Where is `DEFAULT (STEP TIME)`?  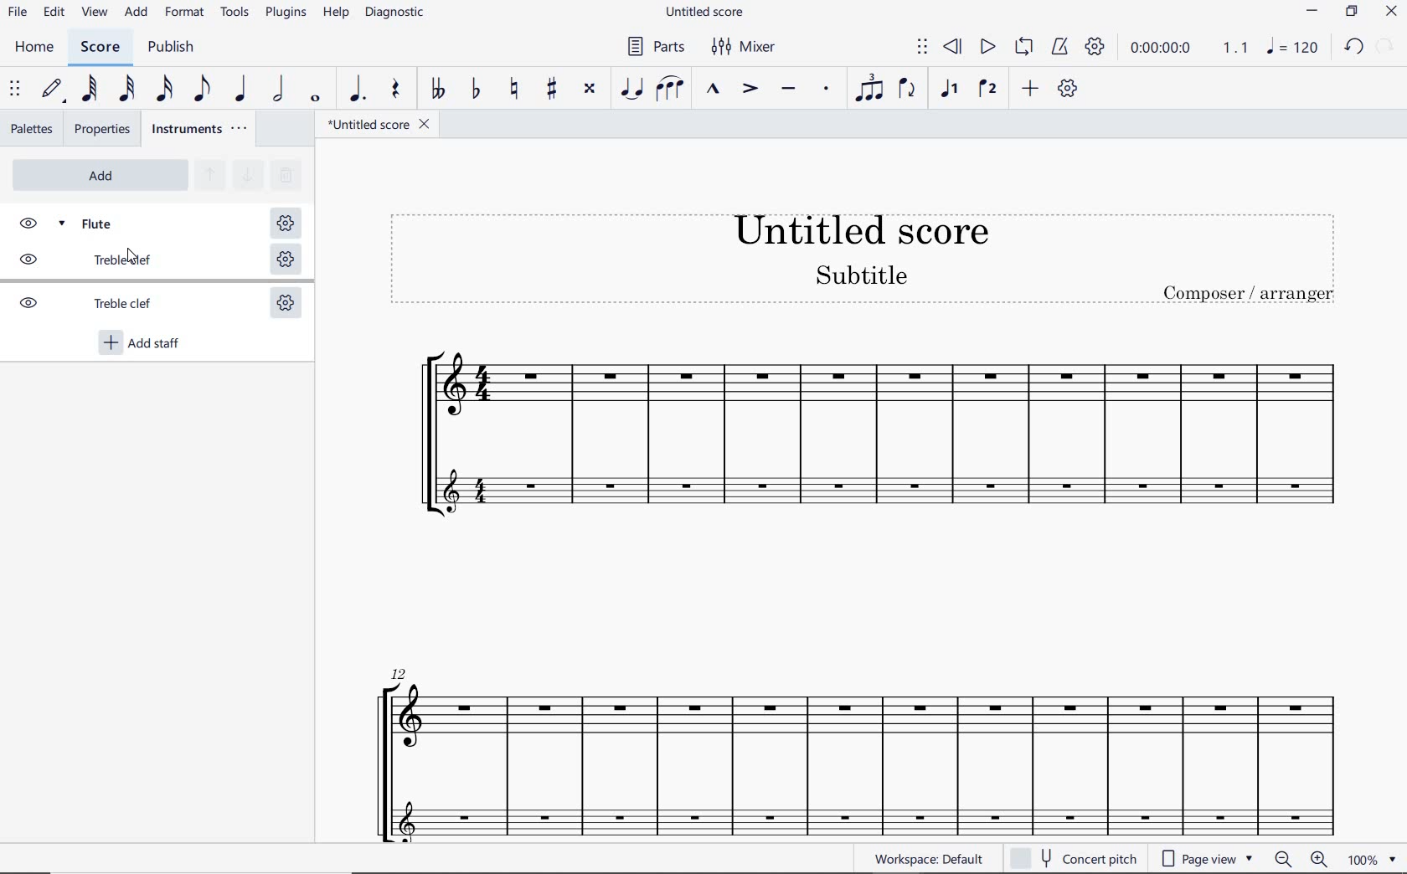
DEFAULT (STEP TIME) is located at coordinates (53, 90).